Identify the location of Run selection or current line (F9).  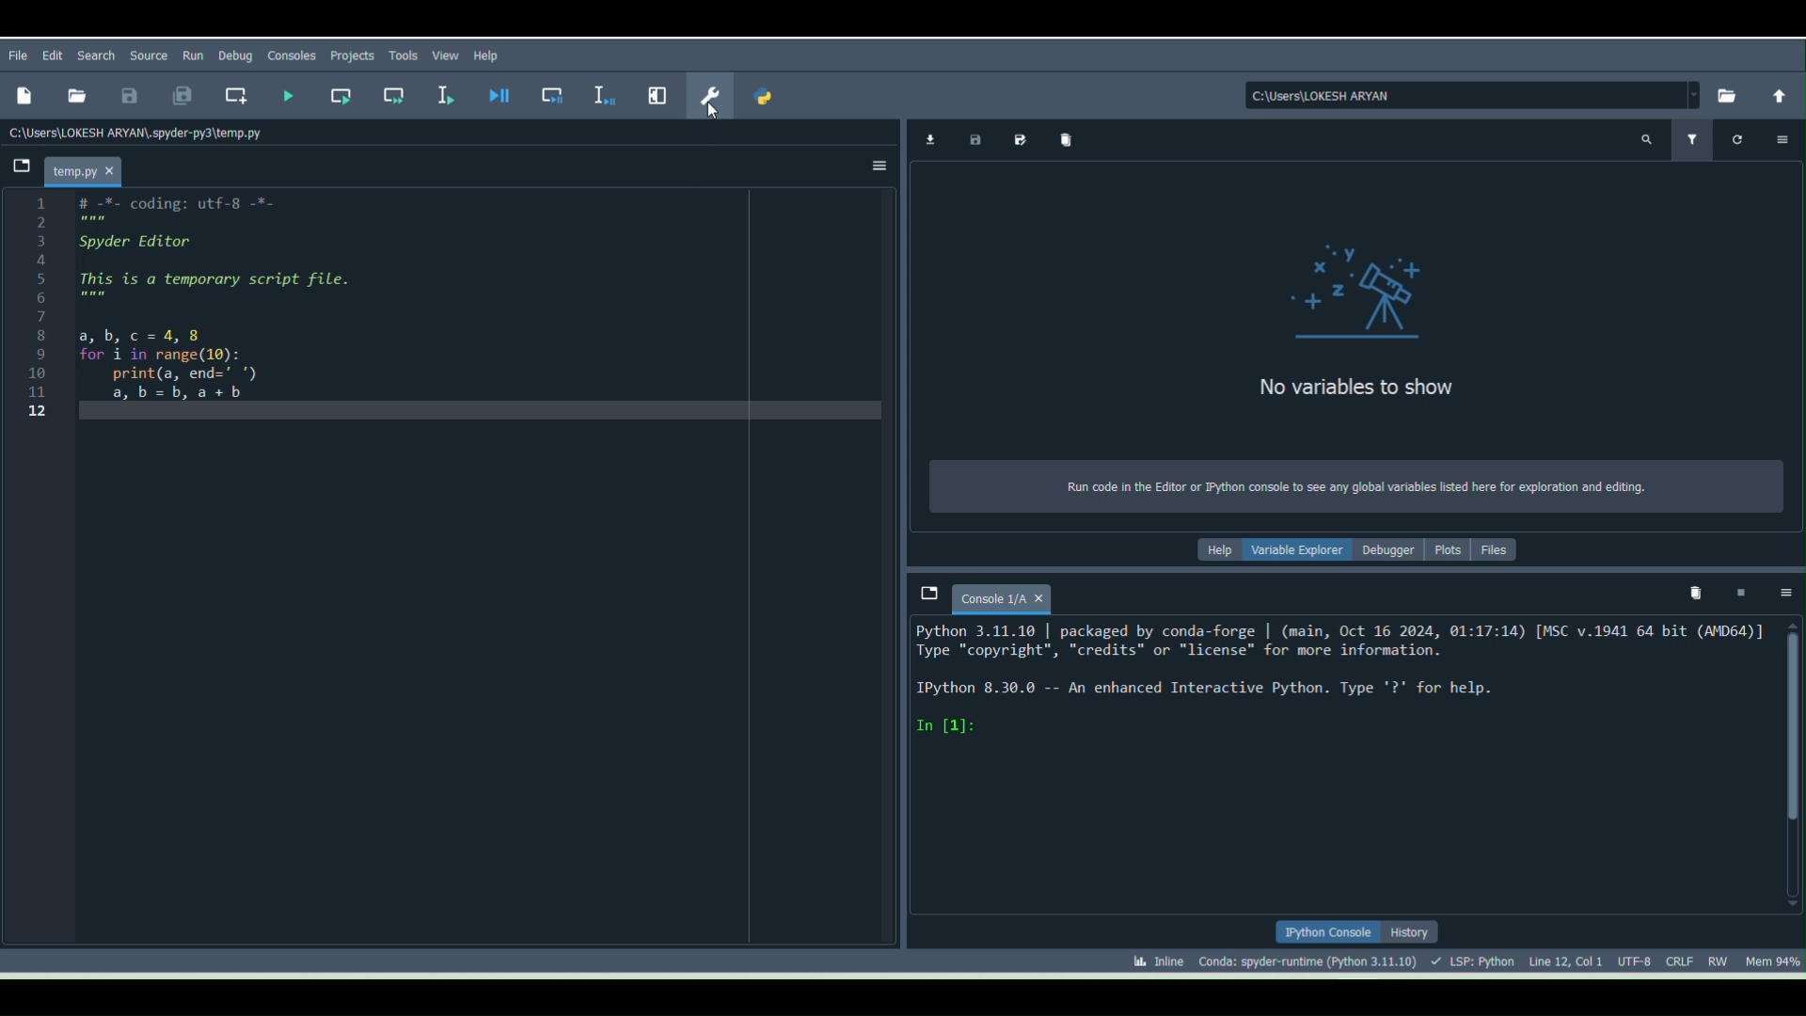
(447, 97).